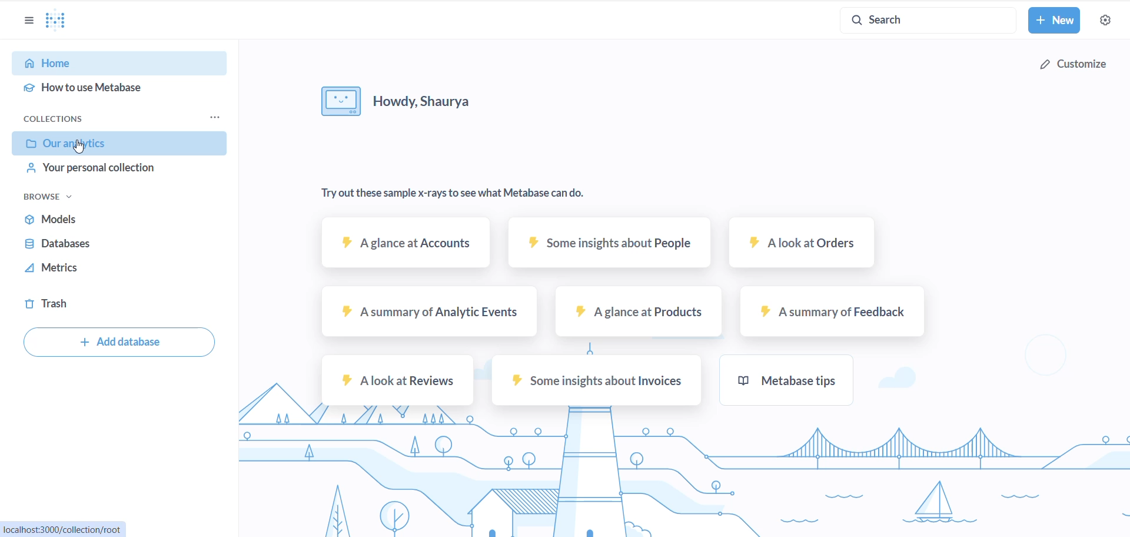  What do you see at coordinates (74, 270) in the screenshot?
I see `metrics ` at bounding box center [74, 270].